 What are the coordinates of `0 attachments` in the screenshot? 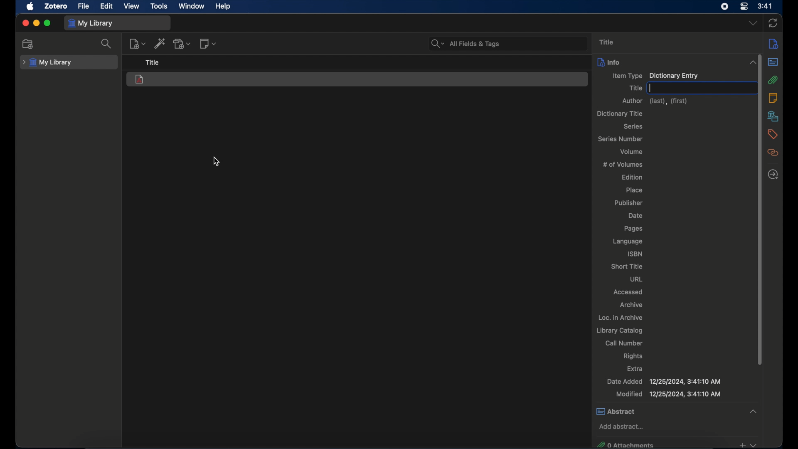 It's located at (676, 444).